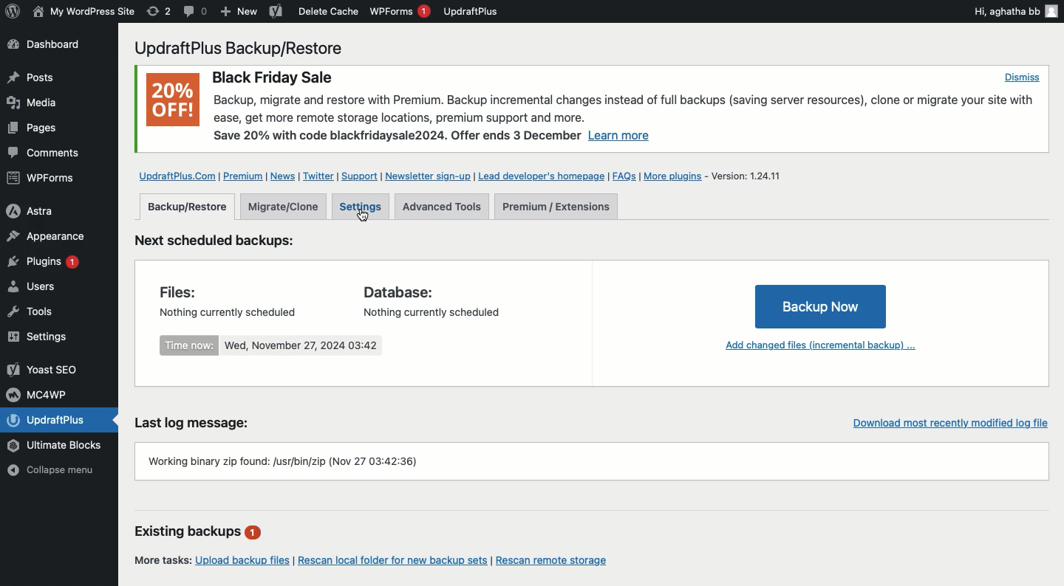 The height and width of the screenshot is (586, 1064). I want to click on Version 1.24.11, so click(752, 175).